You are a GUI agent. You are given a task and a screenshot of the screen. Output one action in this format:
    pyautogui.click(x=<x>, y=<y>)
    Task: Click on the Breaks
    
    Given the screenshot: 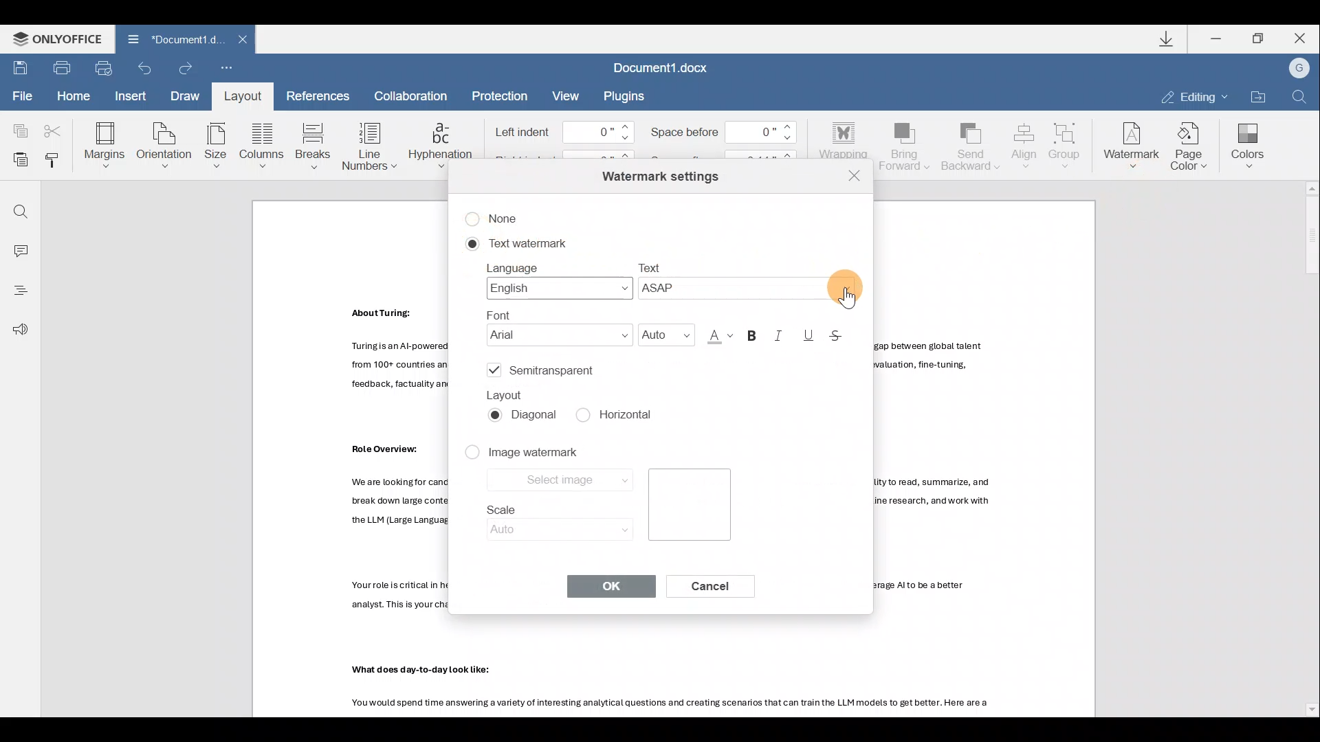 What is the action you would take?
    pyautogui.click(x=313, y=142)
    